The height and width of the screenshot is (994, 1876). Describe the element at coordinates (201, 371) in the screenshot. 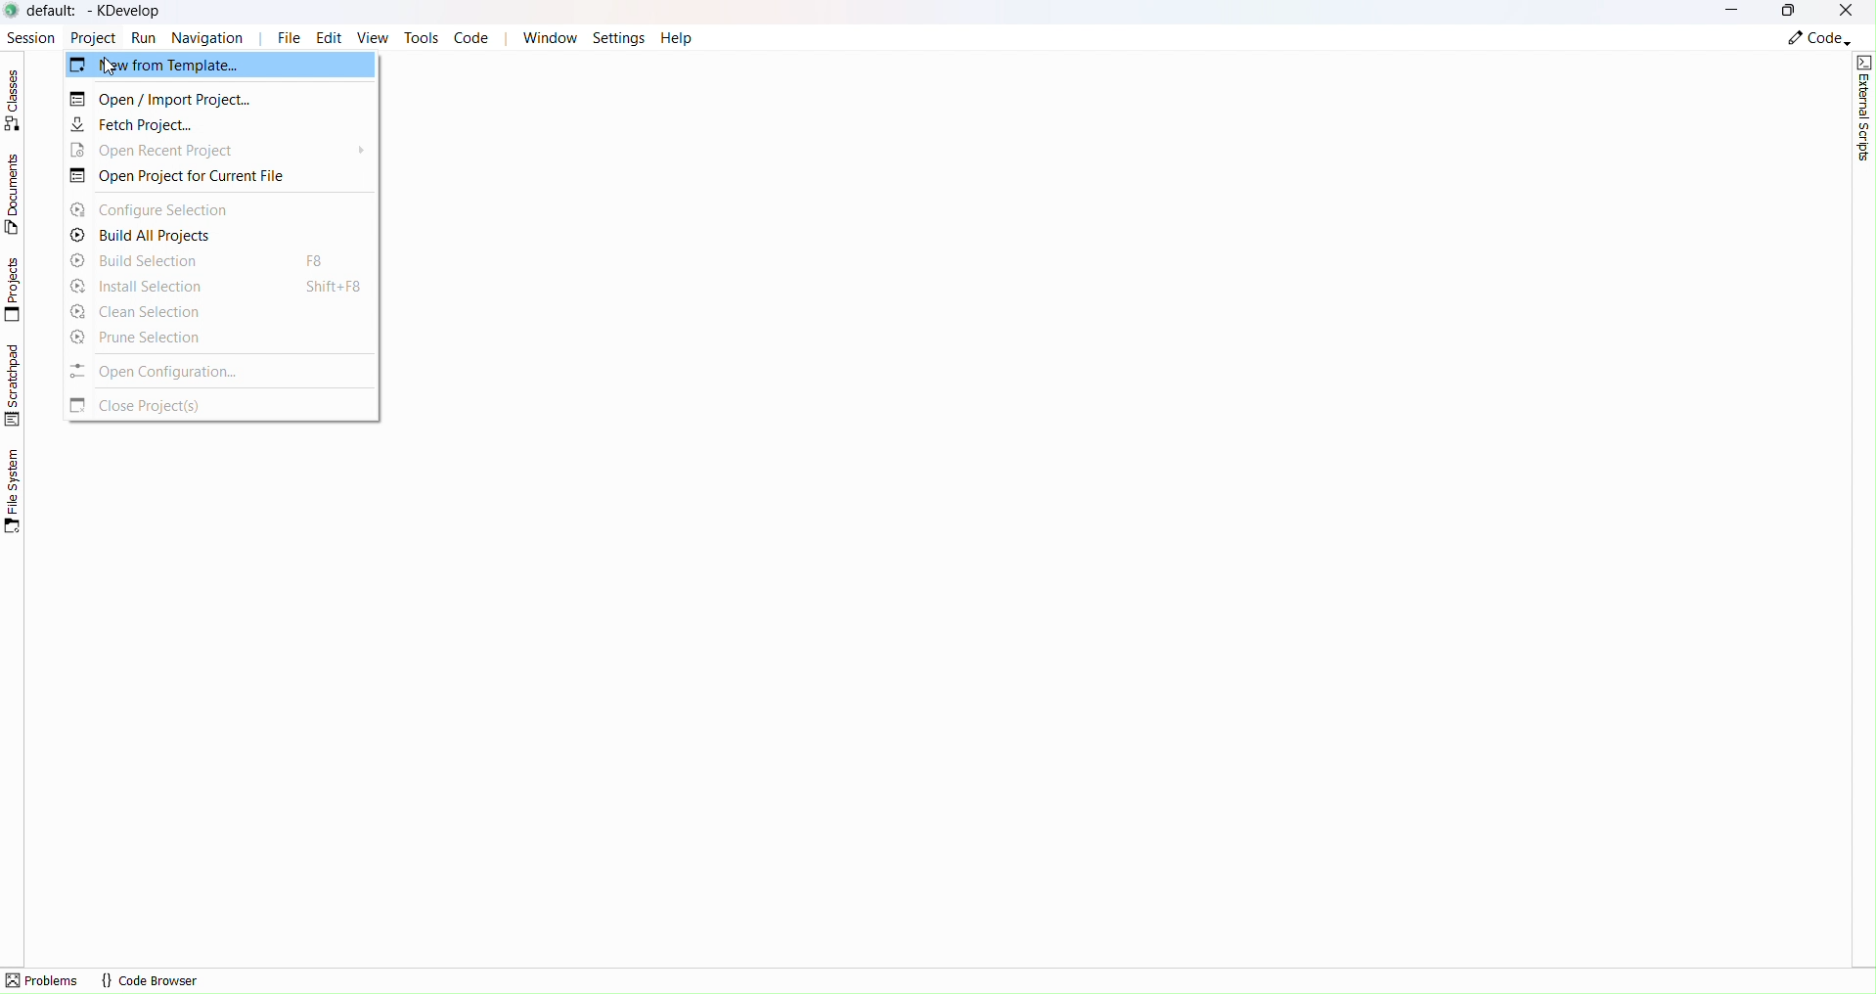

I see `Open Configurator` at that location.